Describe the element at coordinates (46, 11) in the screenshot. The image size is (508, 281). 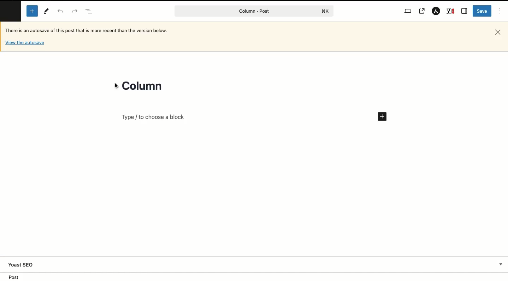
I see `` at that location.